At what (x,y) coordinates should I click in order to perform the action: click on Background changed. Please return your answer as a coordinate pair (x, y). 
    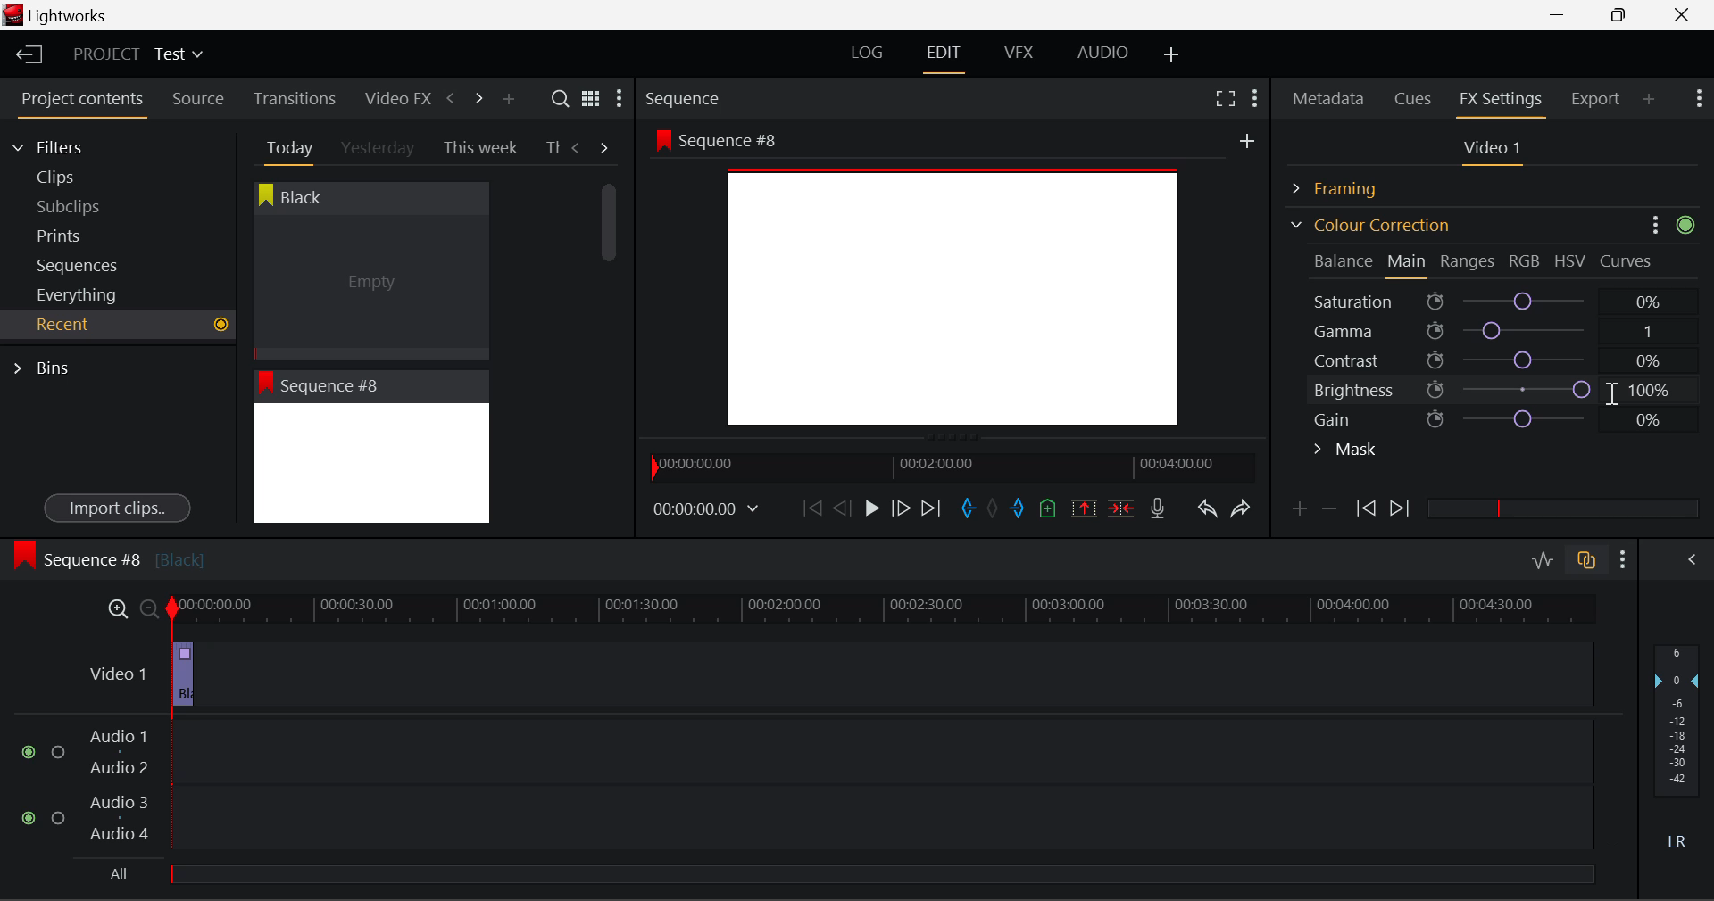
    Looking at the image, I should click on (955, 285).